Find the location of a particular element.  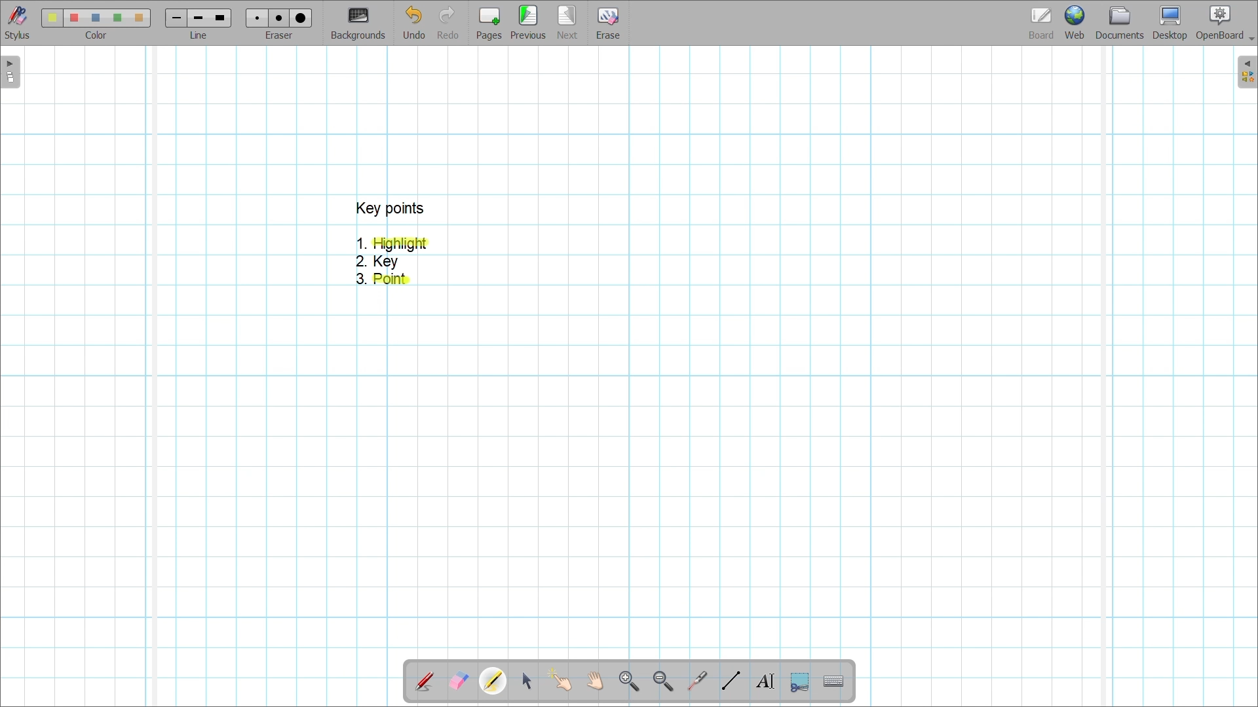

Zoom in is located at coordinates (630, 682).